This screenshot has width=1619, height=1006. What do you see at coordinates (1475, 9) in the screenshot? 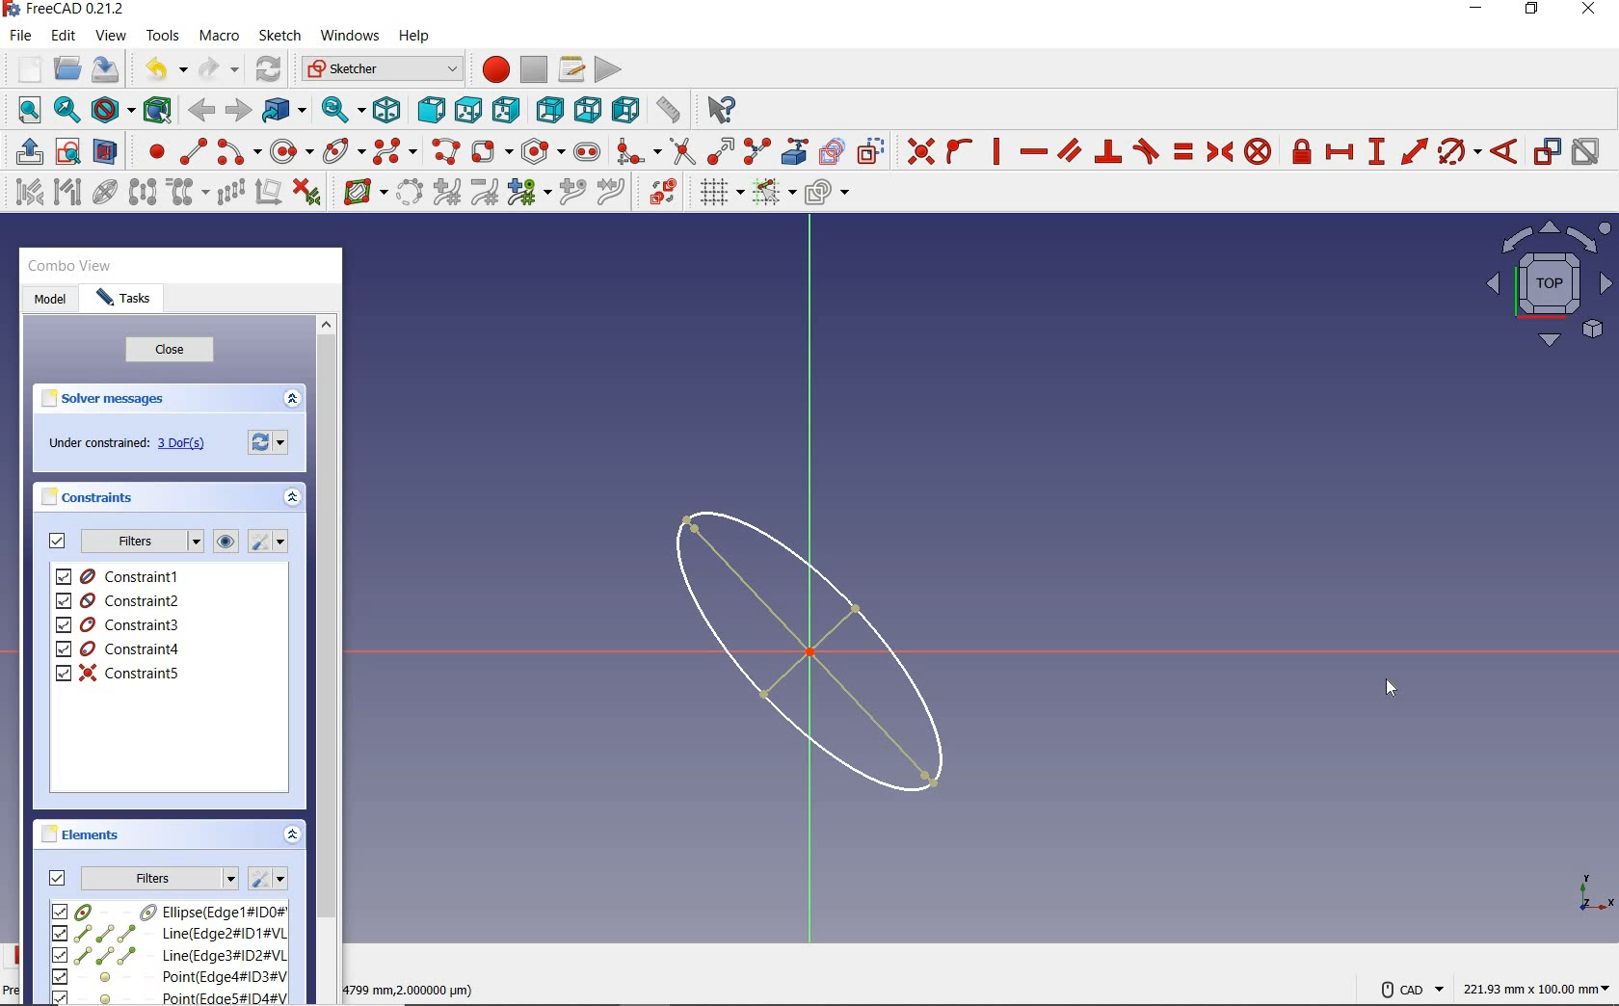
I see `minimize` at bounding box center [1475, 9].